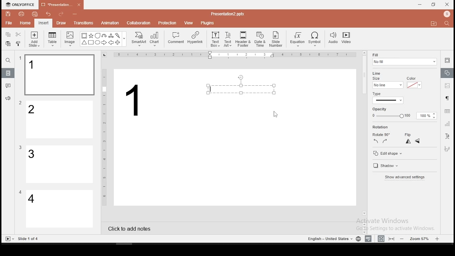  I want to click on zoom level, so click(421, 238).